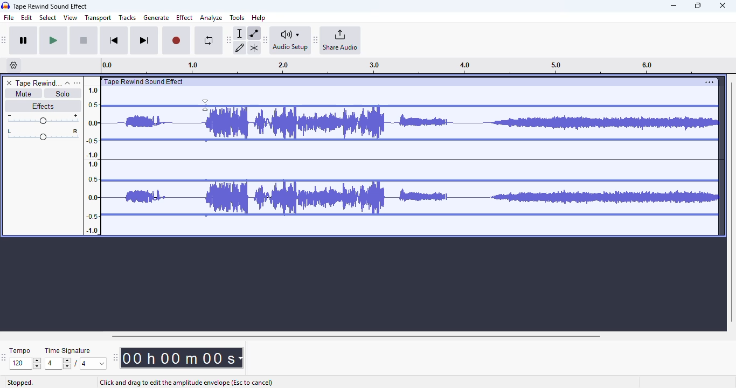 The height and width of the screenshot is (388, 736). What do you see at coordinates (356, 336) in the screenshot?
I see `horizontal scroll bar` at bounding box center [356, 336].